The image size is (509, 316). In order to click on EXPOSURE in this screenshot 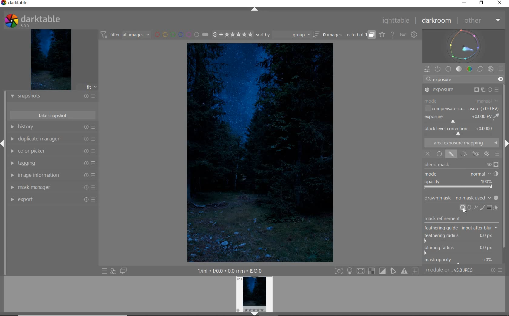, I will do `click(462, 118)`.